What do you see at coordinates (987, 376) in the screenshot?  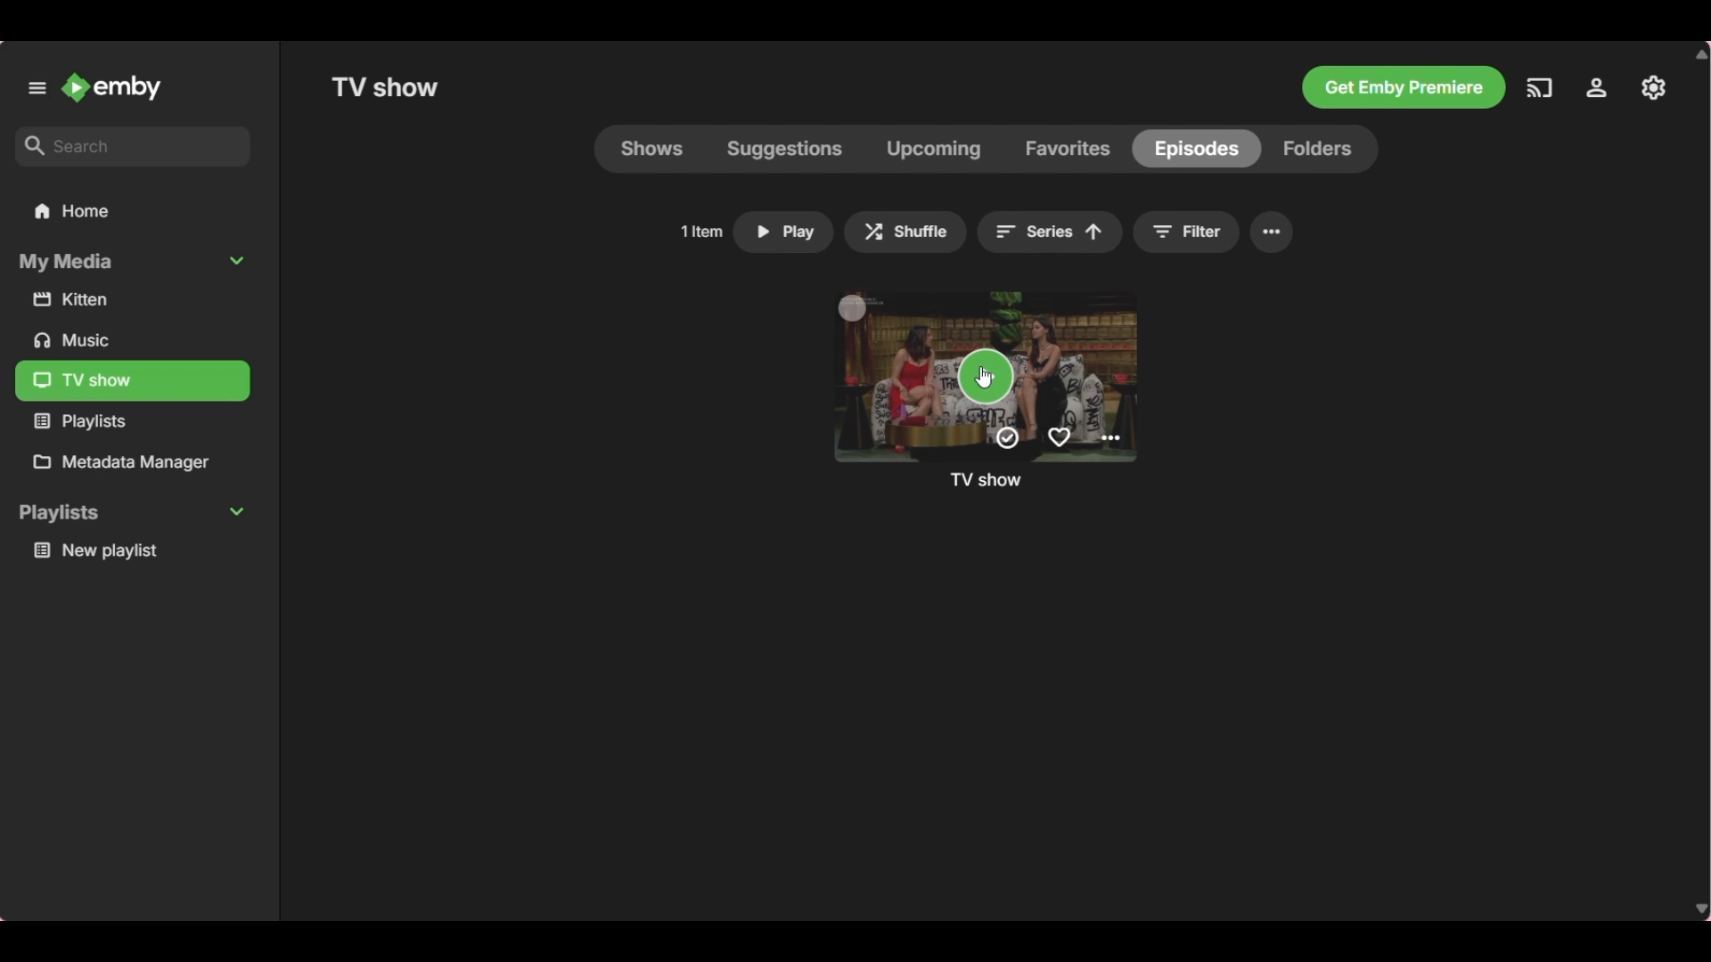 I see `Play icon highlighted` at bounding box center [987, 376].